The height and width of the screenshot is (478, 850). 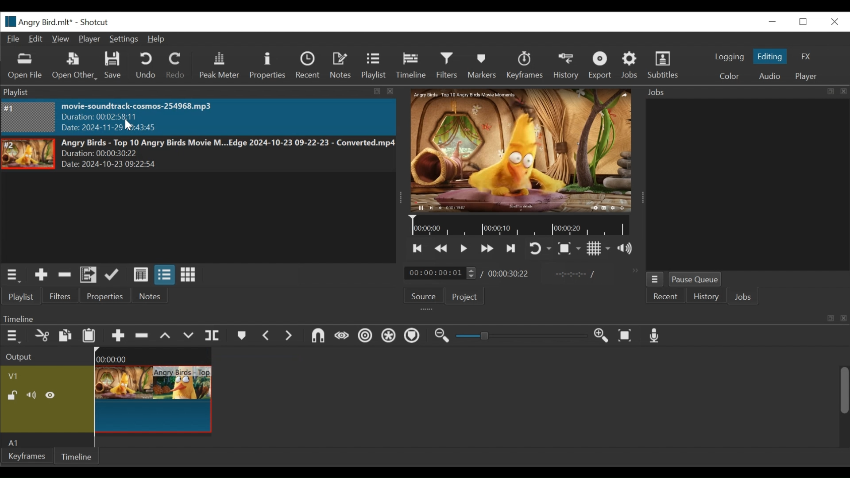 I want to click on Image, so click(x=29, y=117).